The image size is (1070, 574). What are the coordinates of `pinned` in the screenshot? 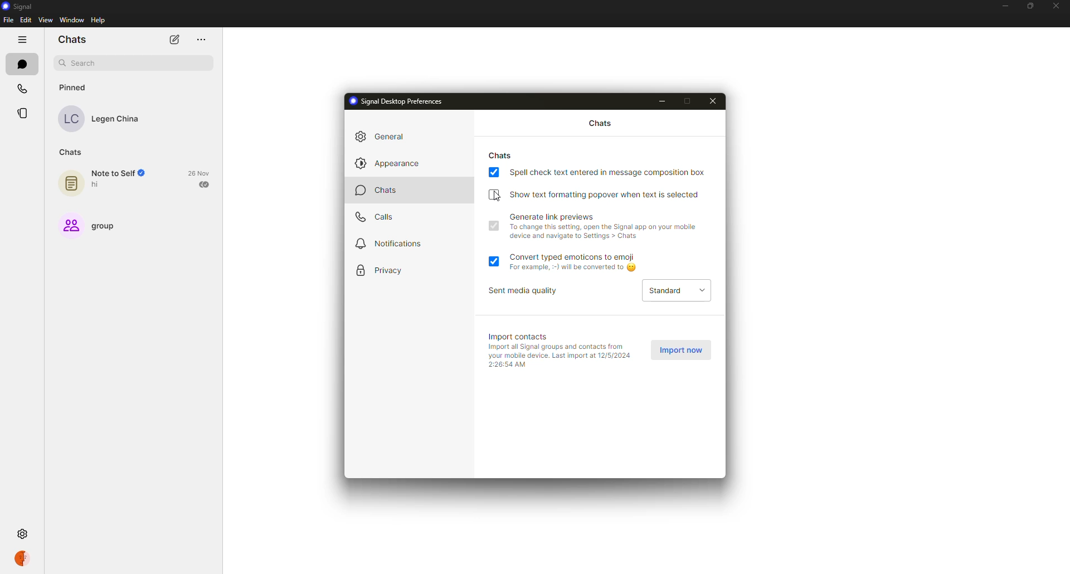 It's located at (72, 87).